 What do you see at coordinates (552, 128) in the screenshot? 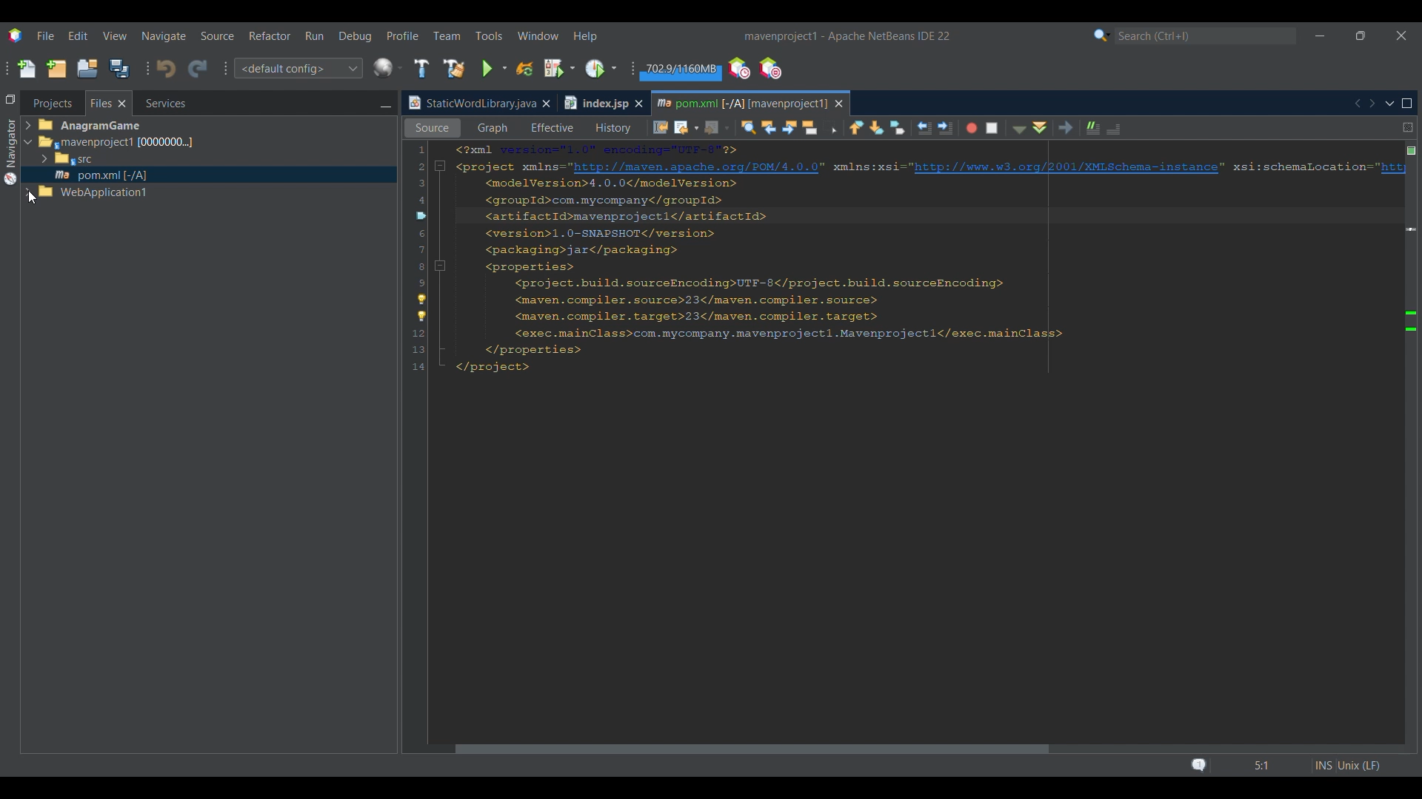
I see `Effective view` at bounding box center [552, 128].